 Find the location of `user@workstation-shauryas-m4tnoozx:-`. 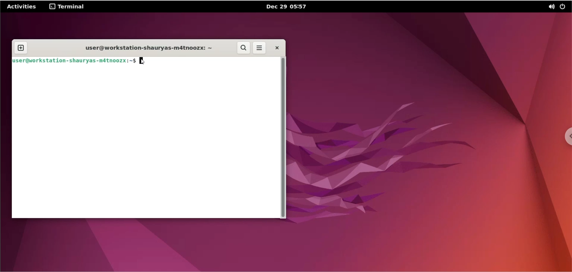

user@workstation-shauryas-m4tnoozx:- is located at coordinates (142, 48).